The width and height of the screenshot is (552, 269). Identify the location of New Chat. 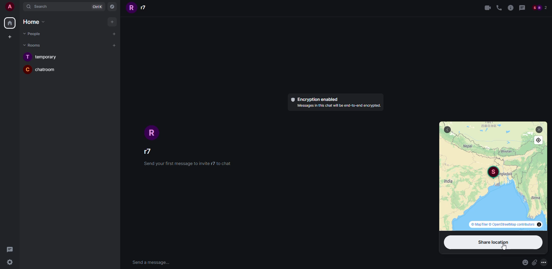
(114, 34).